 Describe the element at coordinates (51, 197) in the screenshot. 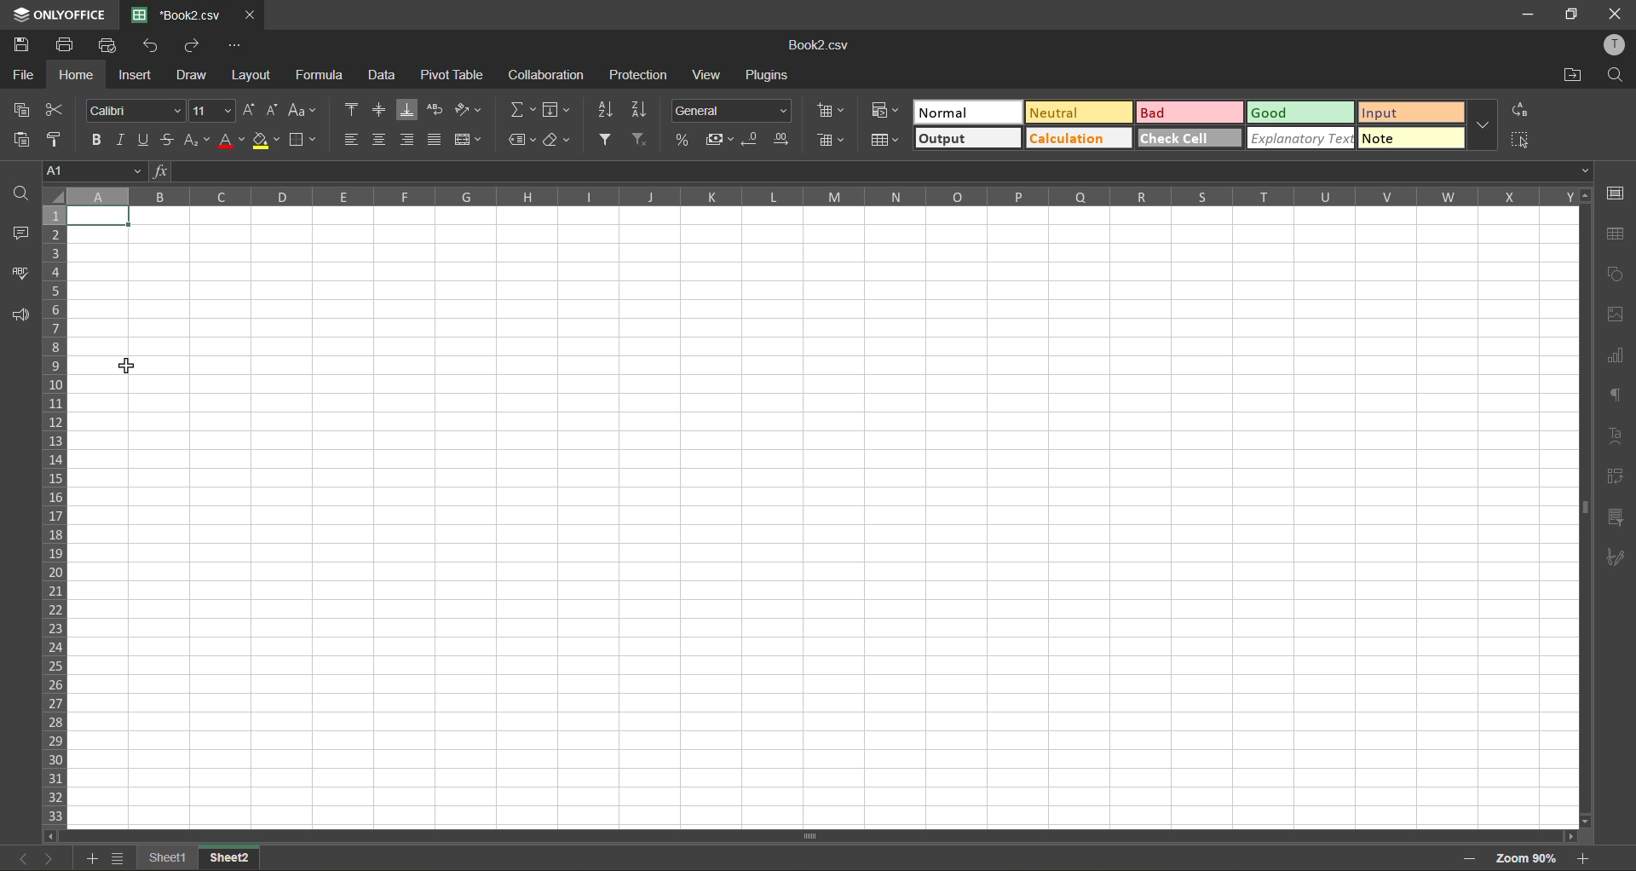

I see `select all cells` at that location.